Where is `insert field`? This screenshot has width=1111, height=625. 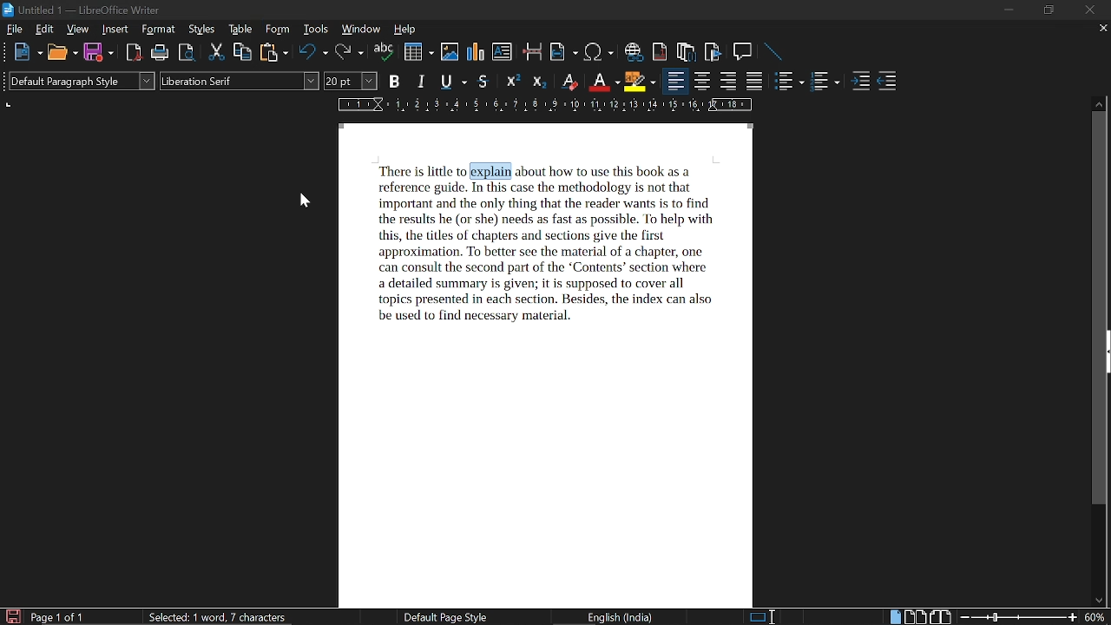
insert field is located at coordinates (564, 53).